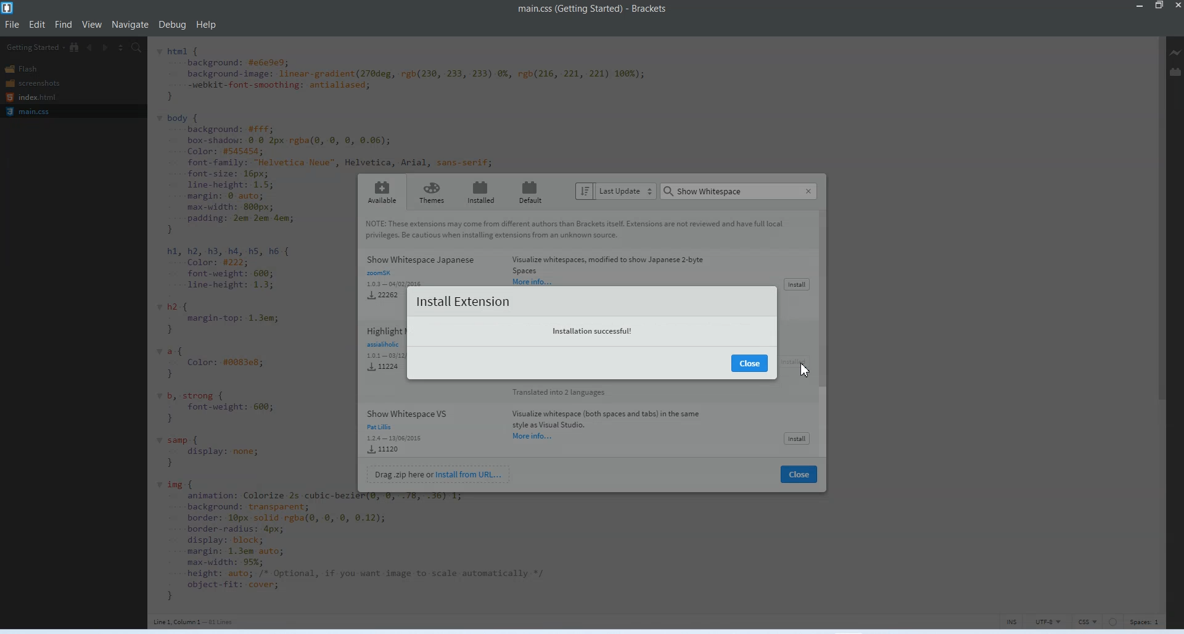  Describe the element at coordinates (750, 363) in the screenshot. I see `Close` at that location.